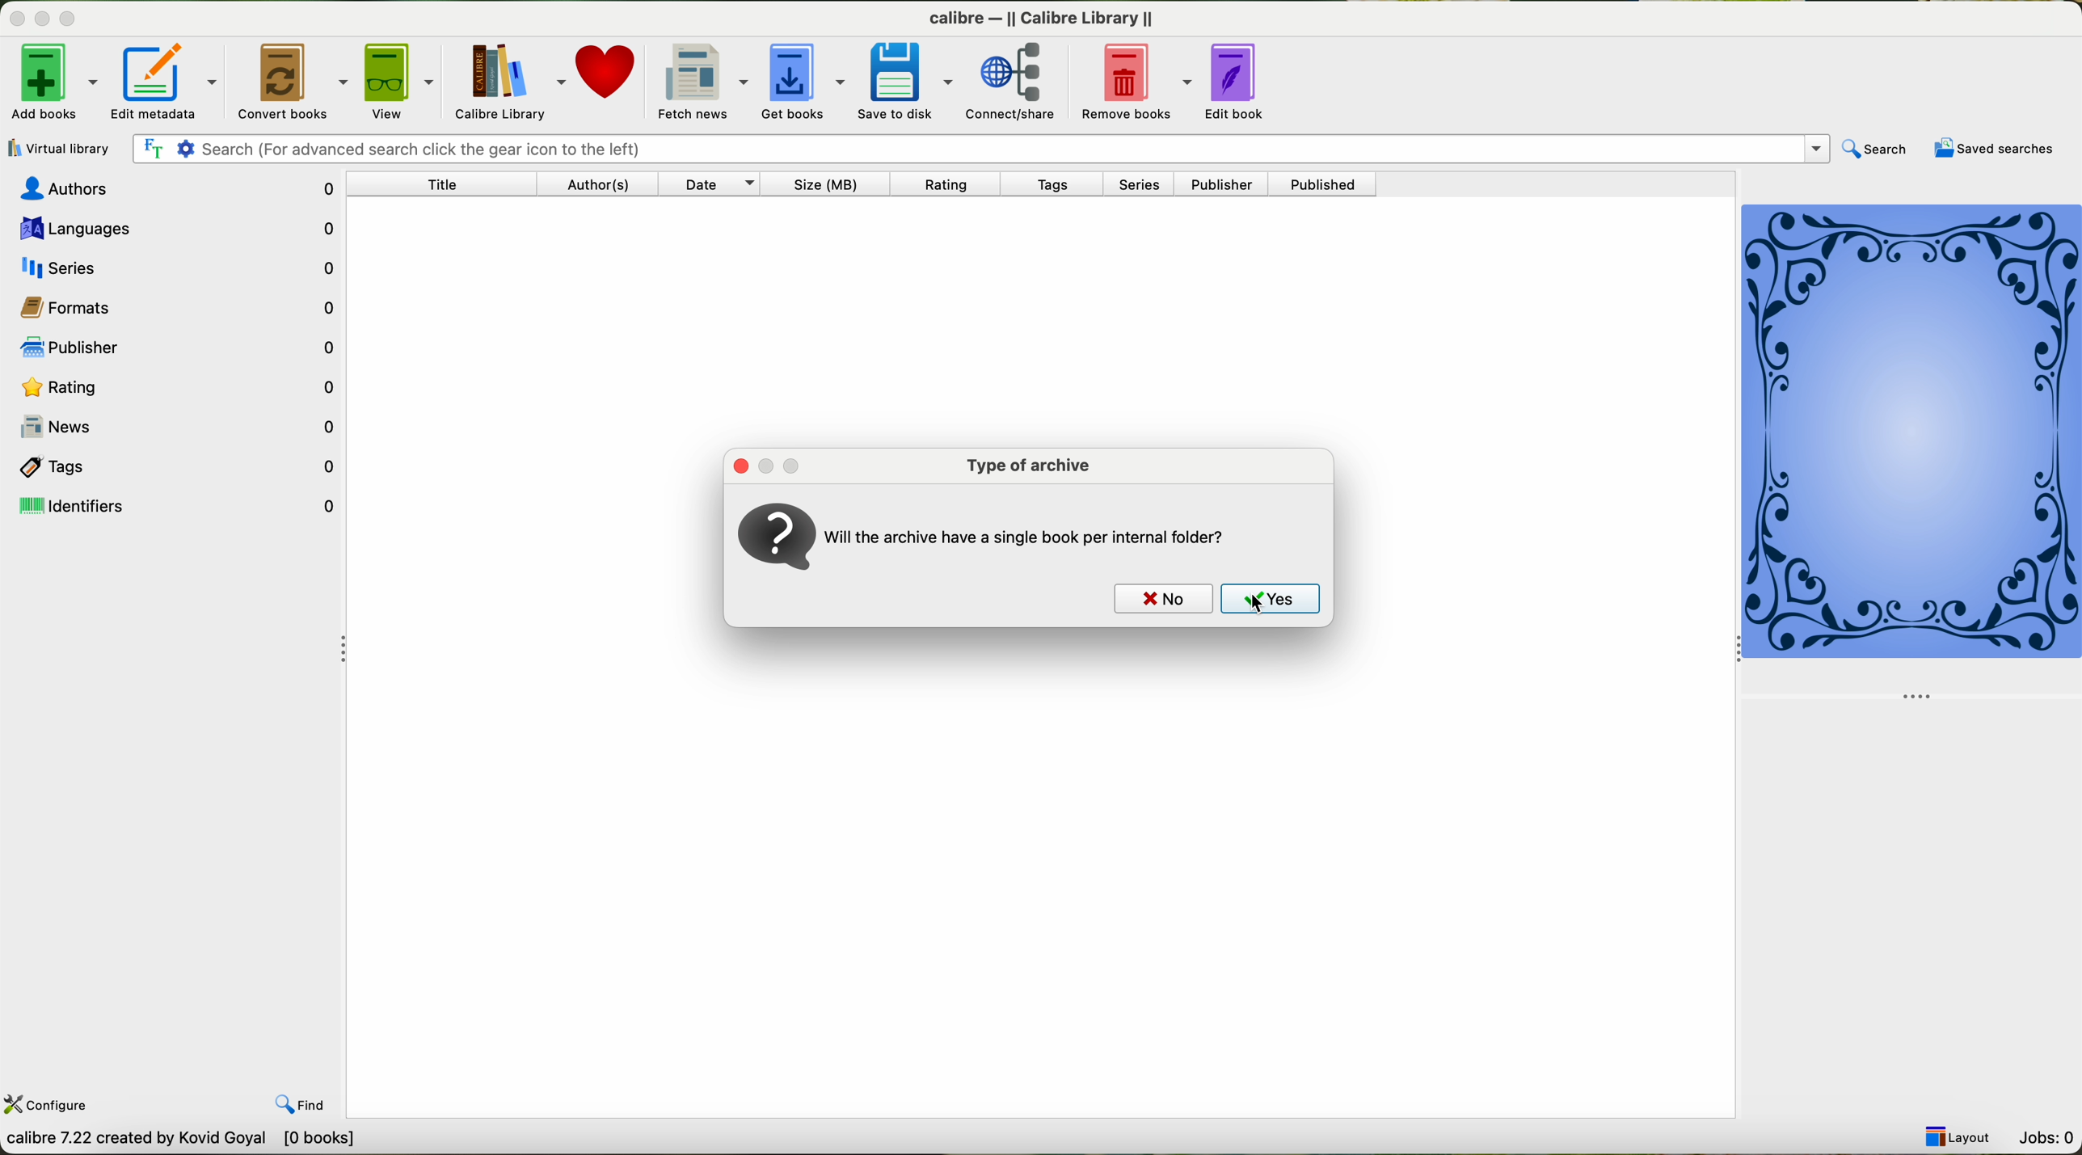 The width and height of the screenshot is (2082, 1155). What do you see at coordinates (39, 19) in the screenshot?
I see `minimize` at bounding box center [39, 19].